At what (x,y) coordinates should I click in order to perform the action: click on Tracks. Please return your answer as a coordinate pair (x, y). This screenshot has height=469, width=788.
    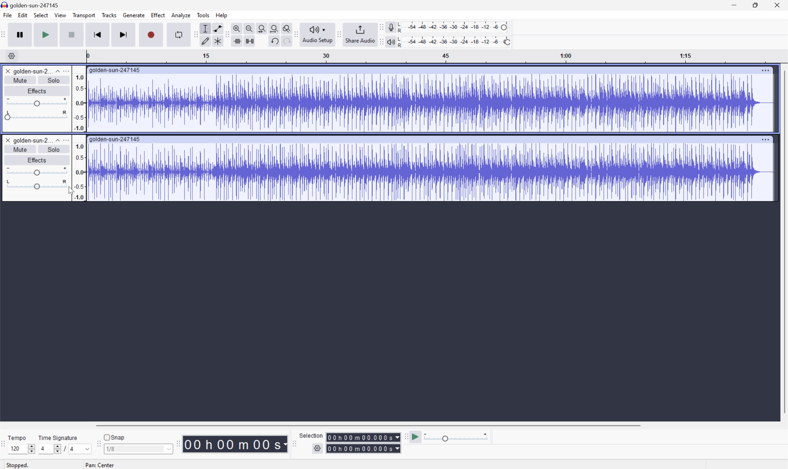
    Looking at the image, I should click on (109, 16).